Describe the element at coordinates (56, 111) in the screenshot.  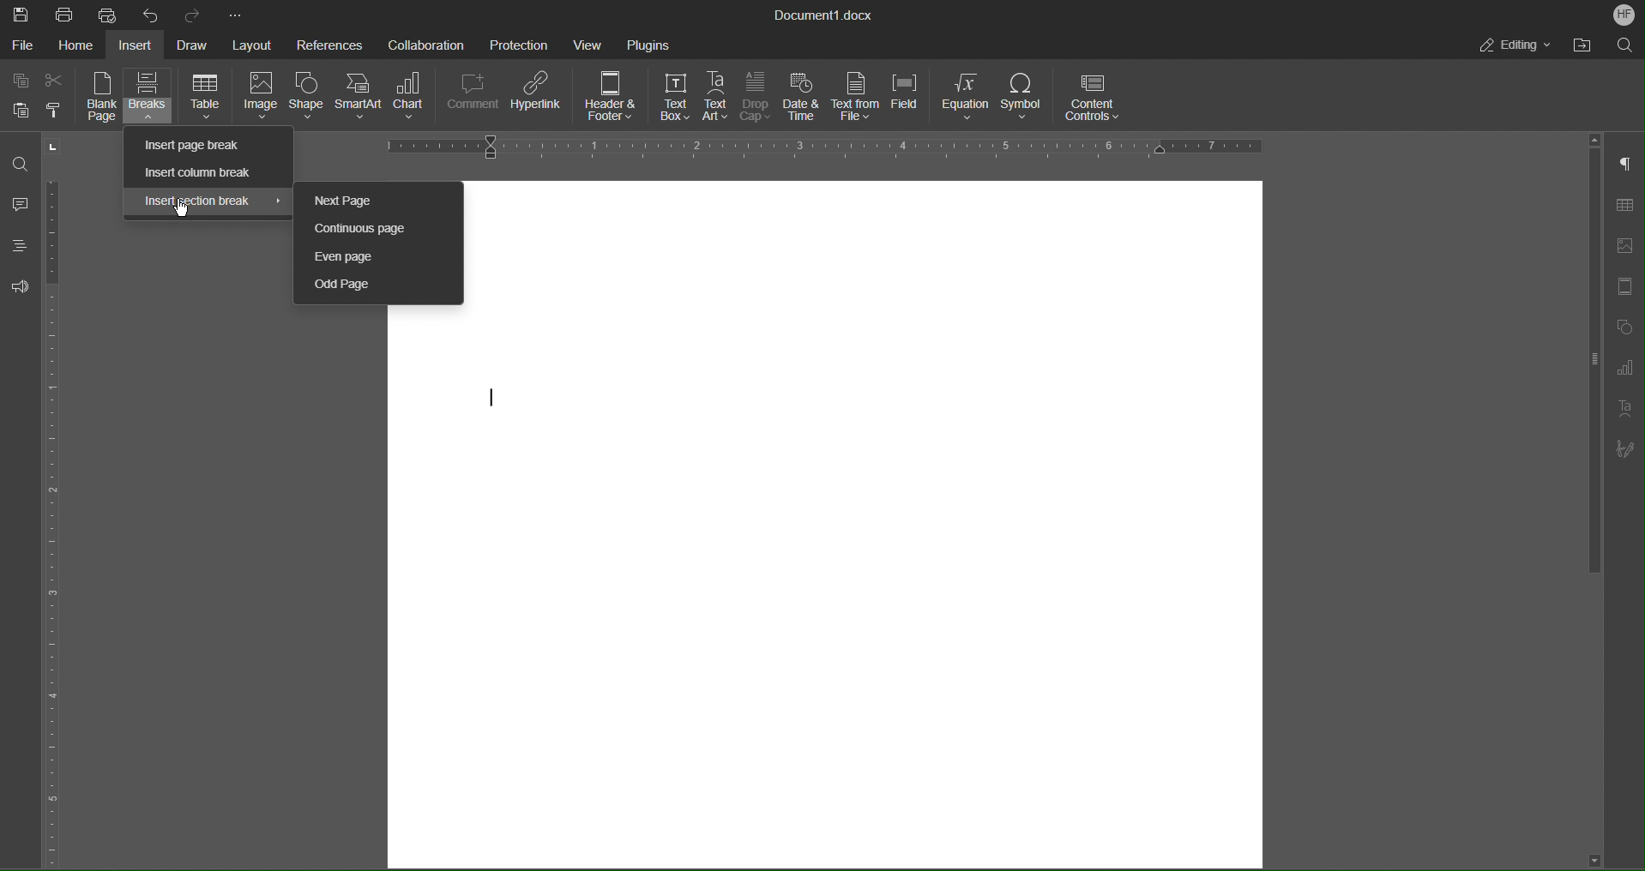
I see `Copy Style` at that location.